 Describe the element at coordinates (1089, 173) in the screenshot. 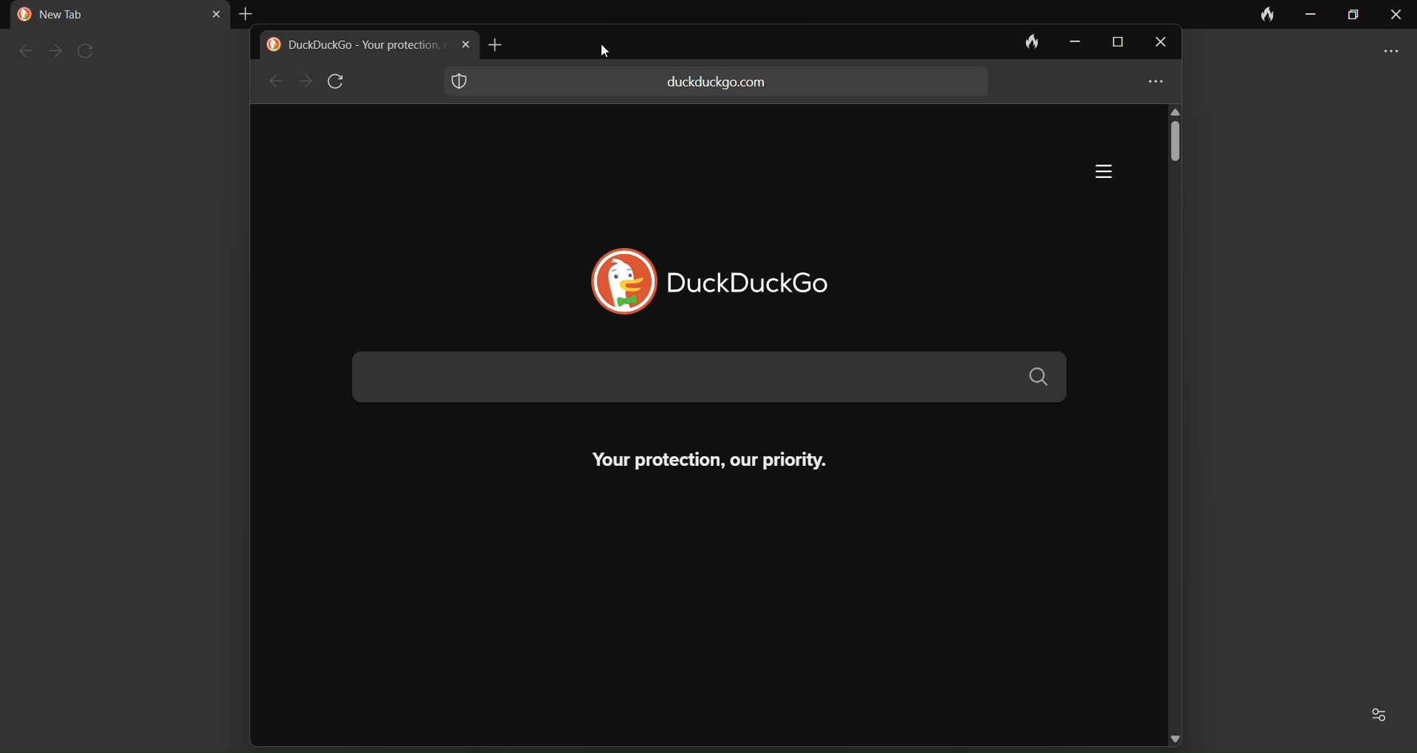

I see `menu` at that location.